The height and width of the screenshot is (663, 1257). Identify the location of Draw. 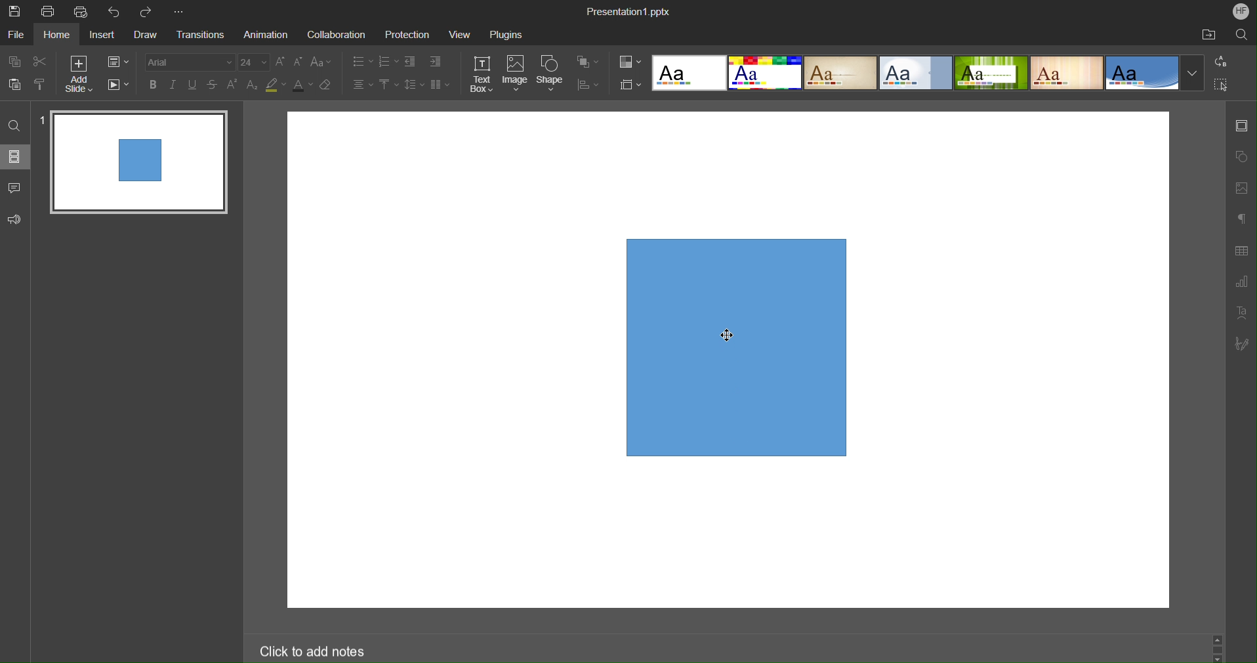
(144, 33).